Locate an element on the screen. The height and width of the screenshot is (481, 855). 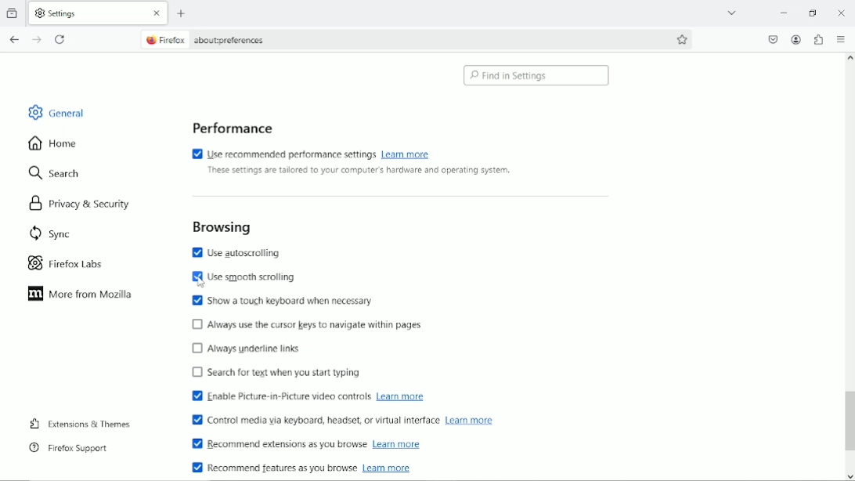
Use recommended performance settings is located at coordinates (282, 153).